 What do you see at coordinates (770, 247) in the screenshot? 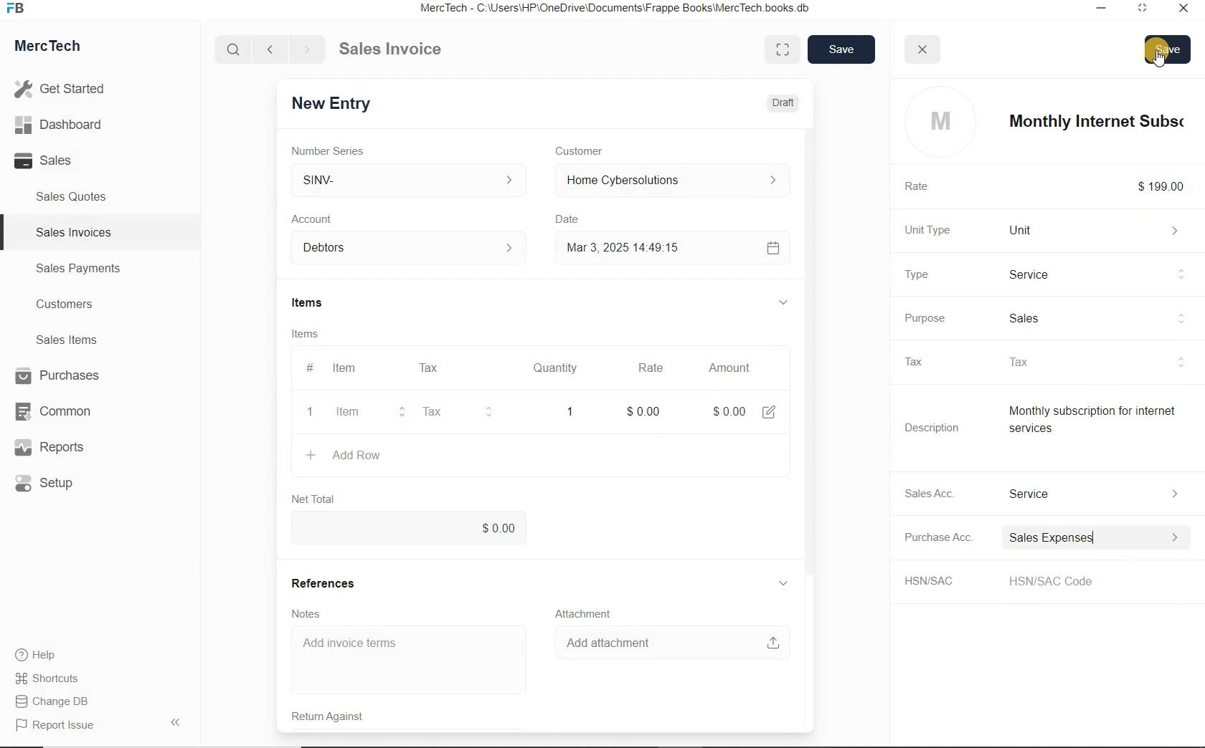
I see `Calendar` at bounding box center [770, 247].